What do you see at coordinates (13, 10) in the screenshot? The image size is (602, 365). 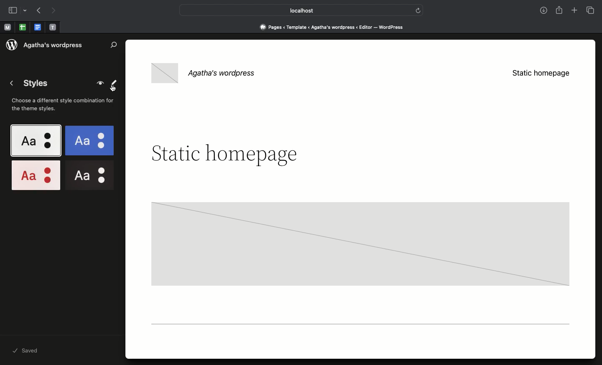 I see `Sidebar` at bounding box center [13, 10].